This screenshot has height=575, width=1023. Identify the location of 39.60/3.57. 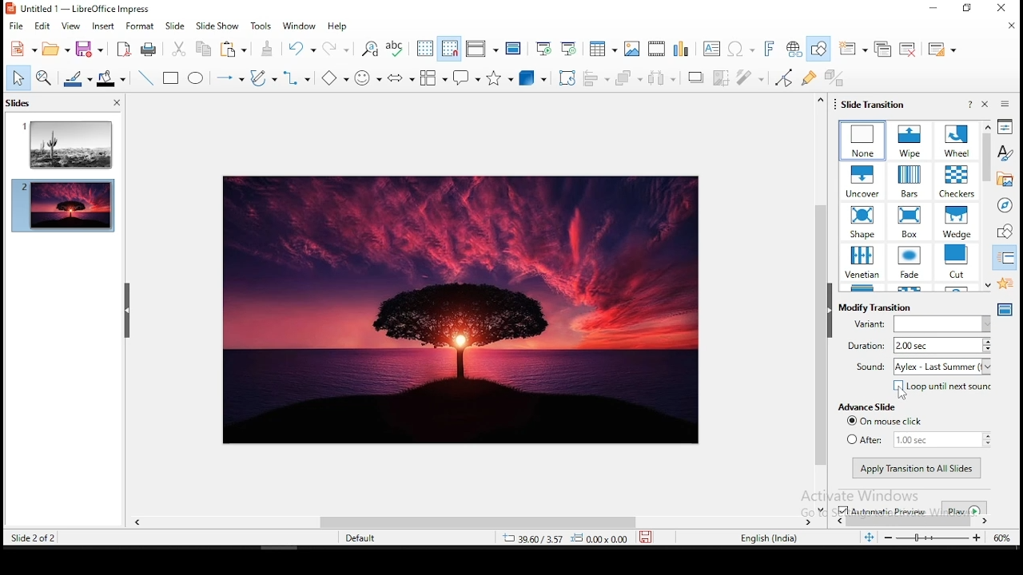
(525, 540).